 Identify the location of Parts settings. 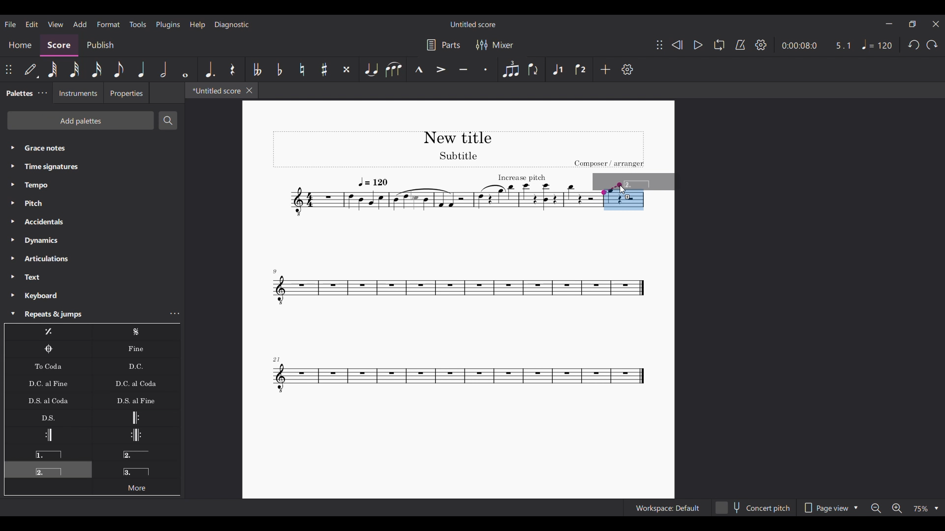
(444, 45).